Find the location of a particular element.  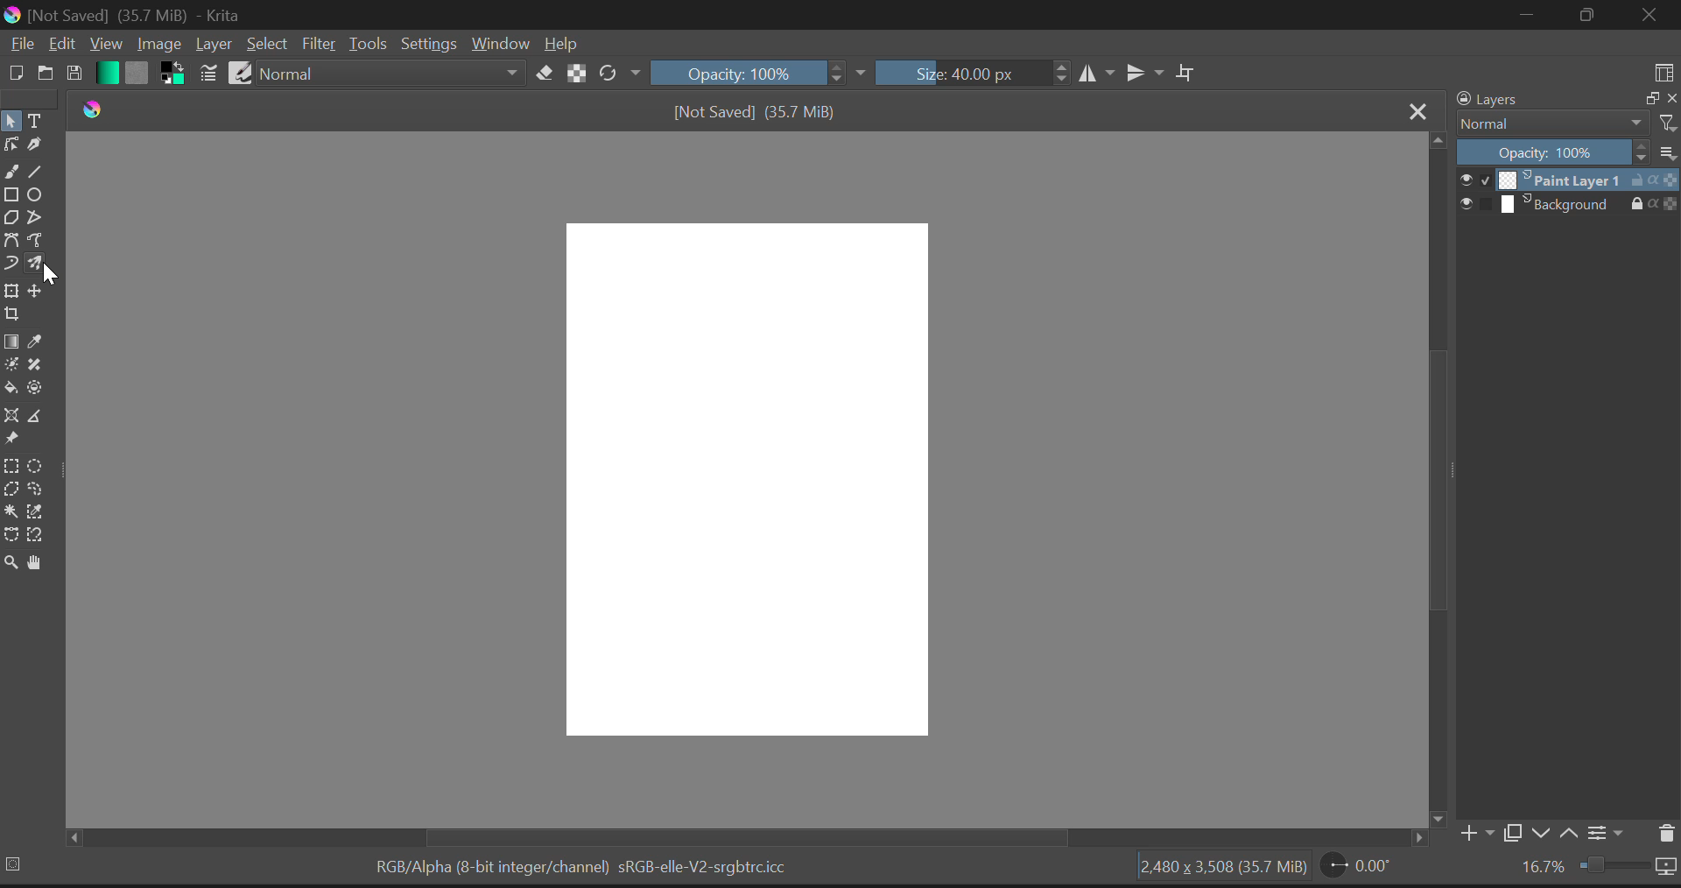

Rotate is located at coordinates (619, 73).